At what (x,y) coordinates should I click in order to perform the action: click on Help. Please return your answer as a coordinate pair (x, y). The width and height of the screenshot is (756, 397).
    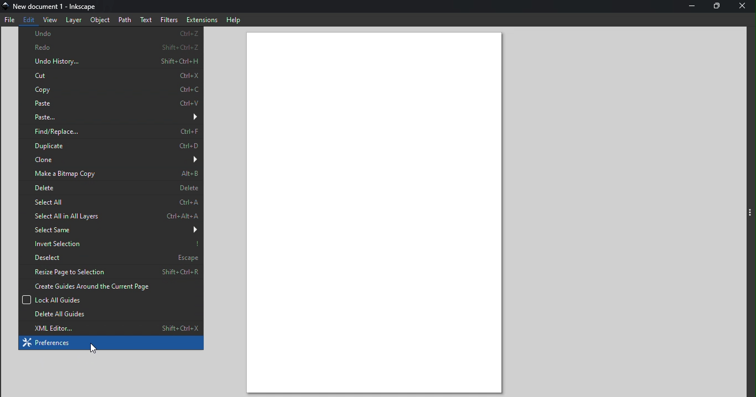
    Looking at the image, I should click on (236, 19).